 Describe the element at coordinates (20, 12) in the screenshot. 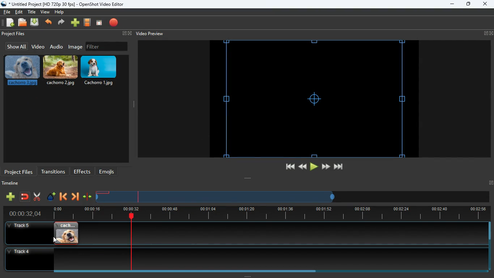

I see `edit` at that location.